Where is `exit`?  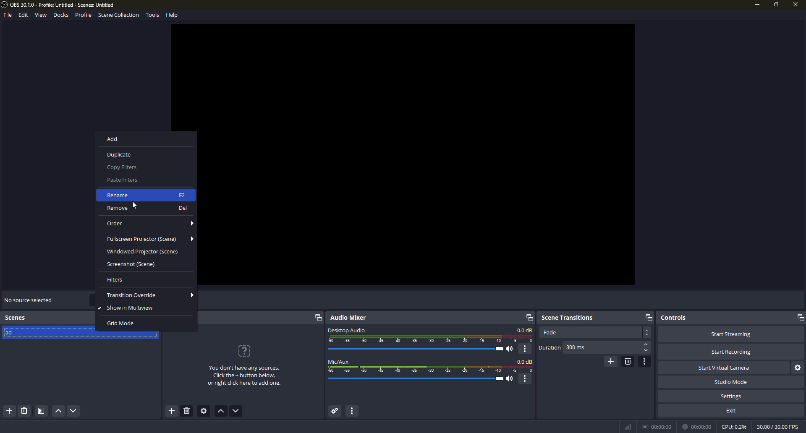
exit is located at coordinates (732, 410).